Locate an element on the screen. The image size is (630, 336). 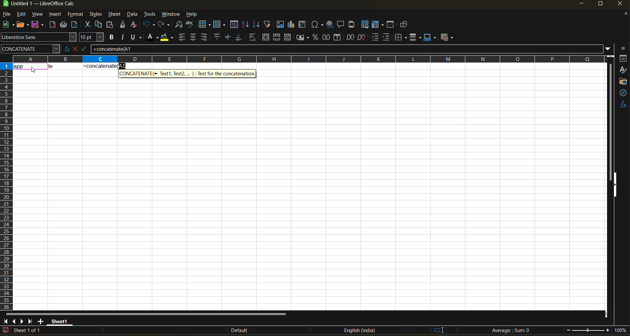
add sheet is located at coordinates (40, 321).